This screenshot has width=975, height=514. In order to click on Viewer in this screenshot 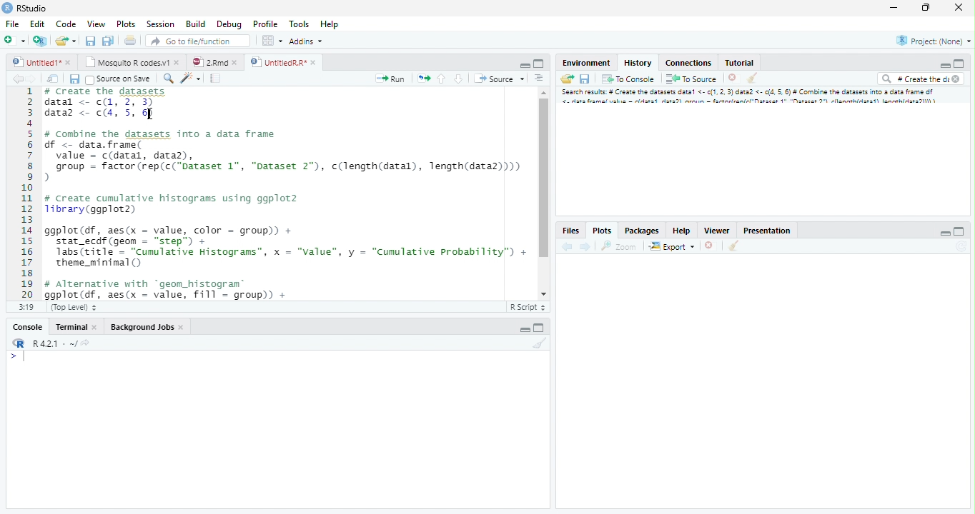, I will do `click(716, 231)`.